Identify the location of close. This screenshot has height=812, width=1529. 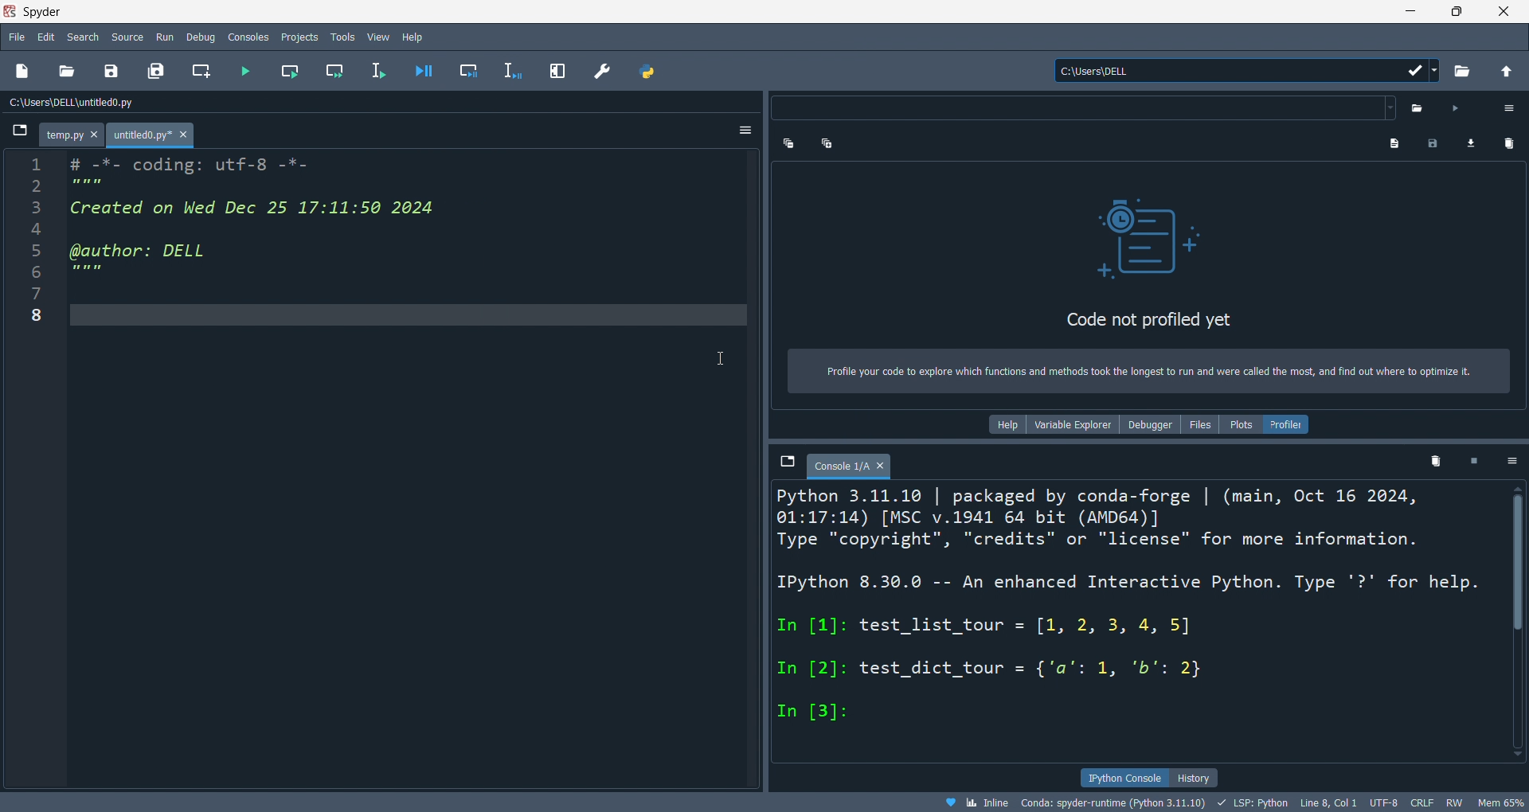
(1510, 12).